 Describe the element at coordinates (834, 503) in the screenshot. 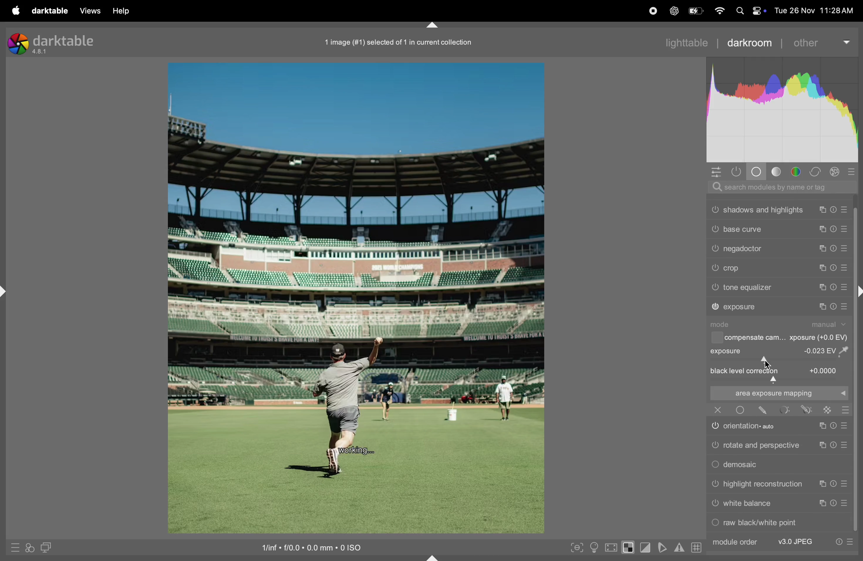

I see `reset Preset` at that location.